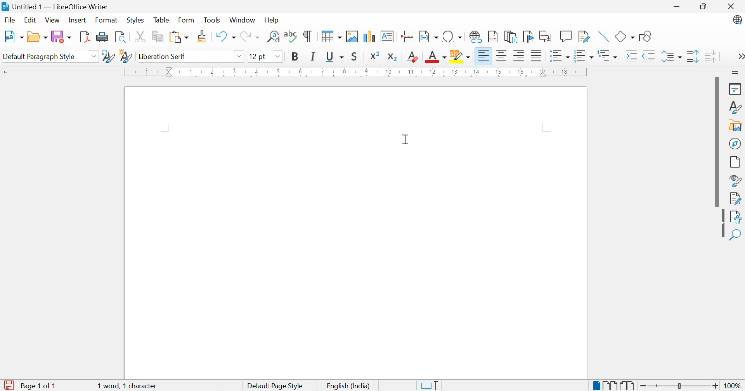 The image size is (745, 391). I want to click on Minimize, so click(676, 5).